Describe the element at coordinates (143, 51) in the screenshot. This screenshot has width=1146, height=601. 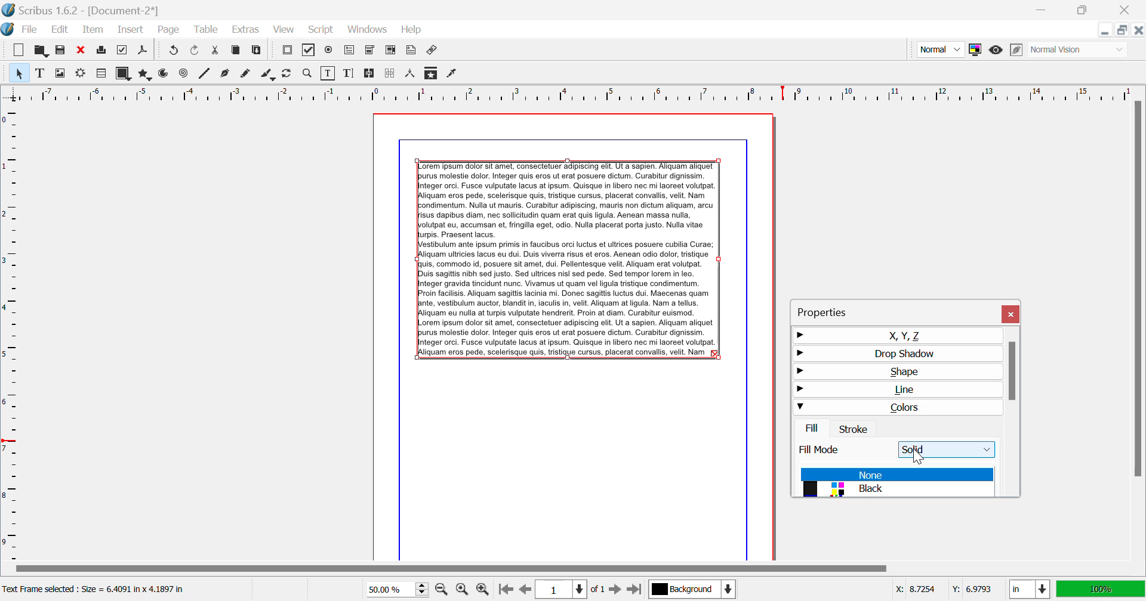
I see `Save as PDF` at that location.